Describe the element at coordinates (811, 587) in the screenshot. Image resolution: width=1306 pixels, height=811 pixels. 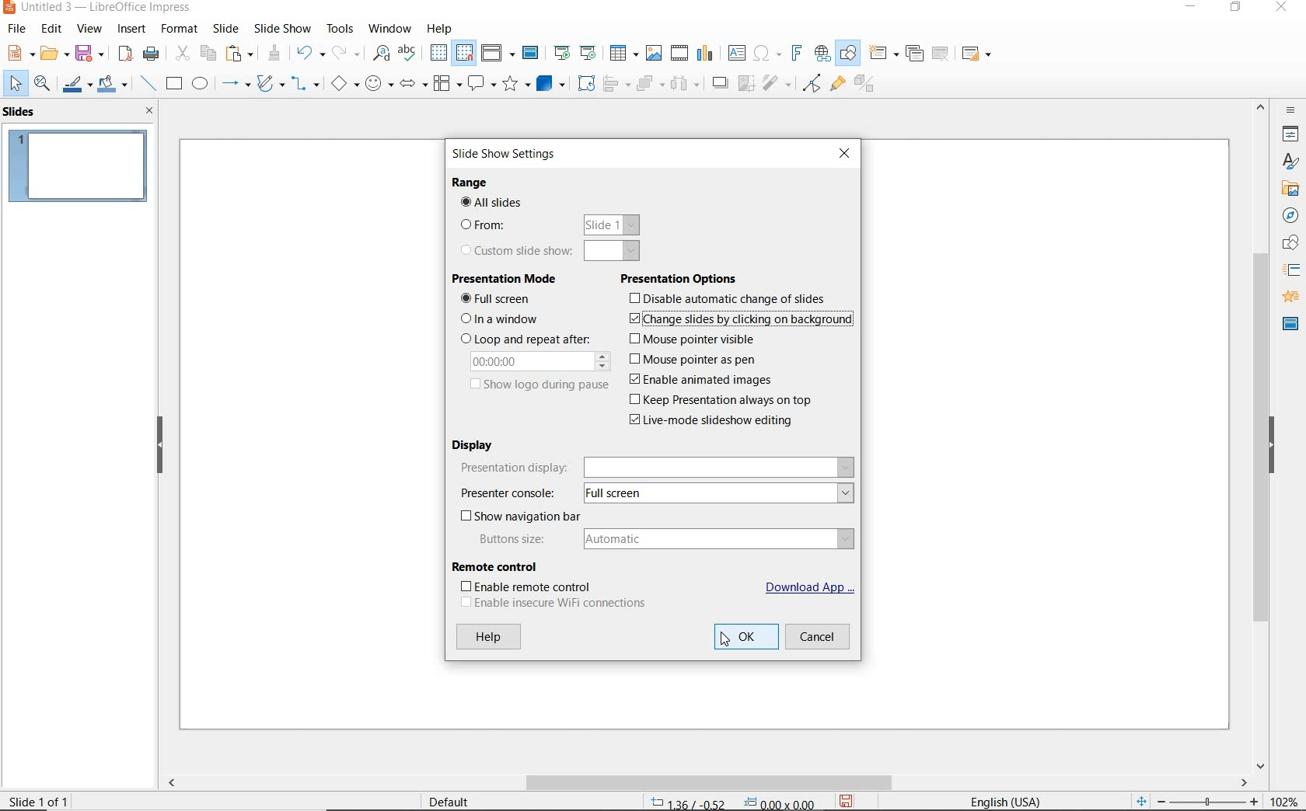
I see `DOWNLOAD APP` at that location.